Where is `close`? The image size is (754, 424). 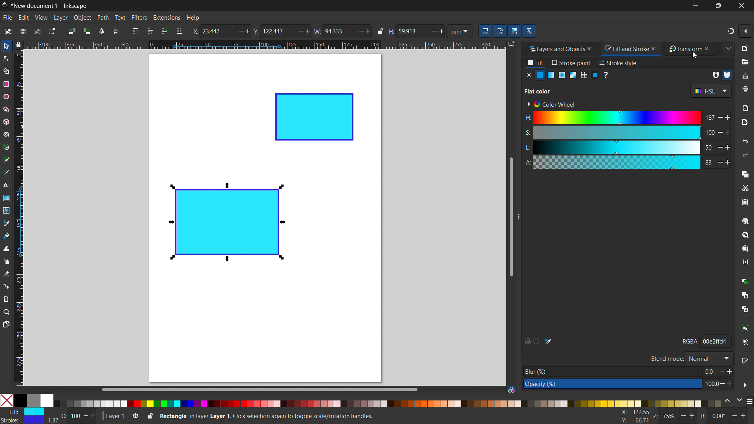
close is located at coordinates (593, 49).